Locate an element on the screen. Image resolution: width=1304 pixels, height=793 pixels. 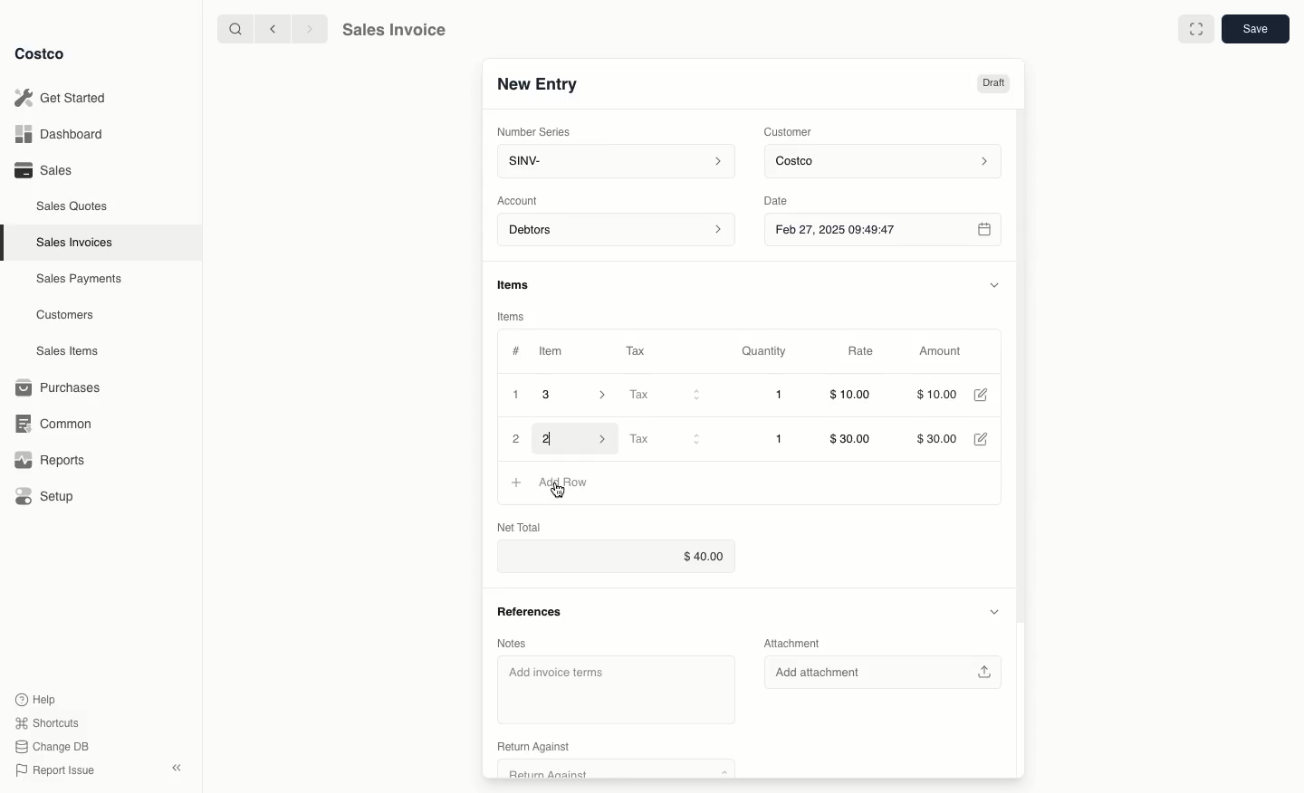
$10.00 is located at coordinates (941, 394).